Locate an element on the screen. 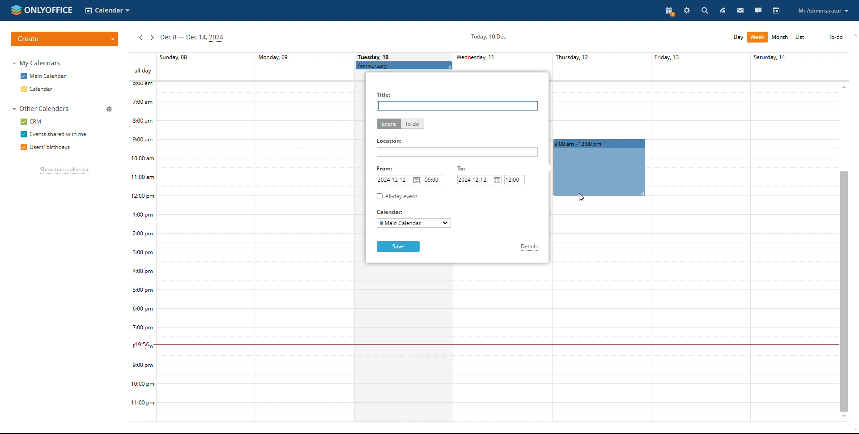  From: is located at coordinates (387, 169).